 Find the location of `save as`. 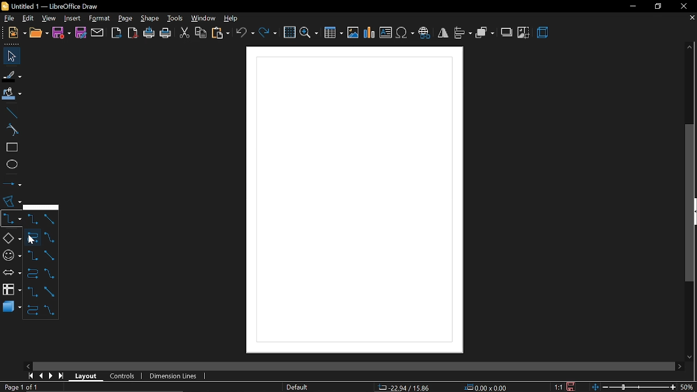

save as is located at coordinates (80, 33).